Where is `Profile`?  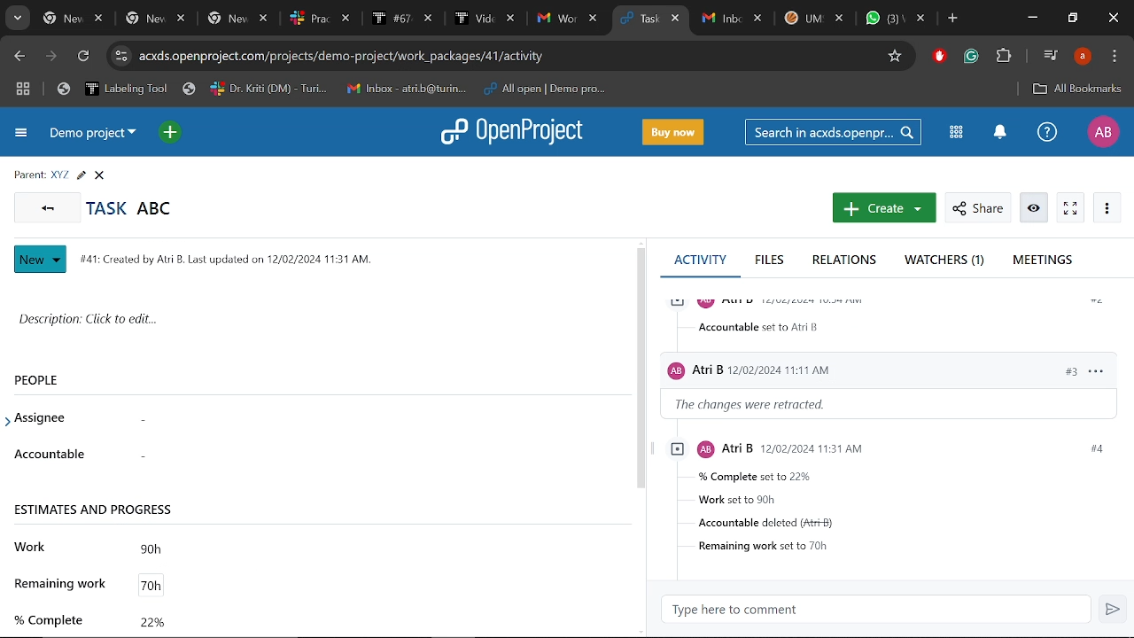
Profile is located at coordinates (1082, 57).